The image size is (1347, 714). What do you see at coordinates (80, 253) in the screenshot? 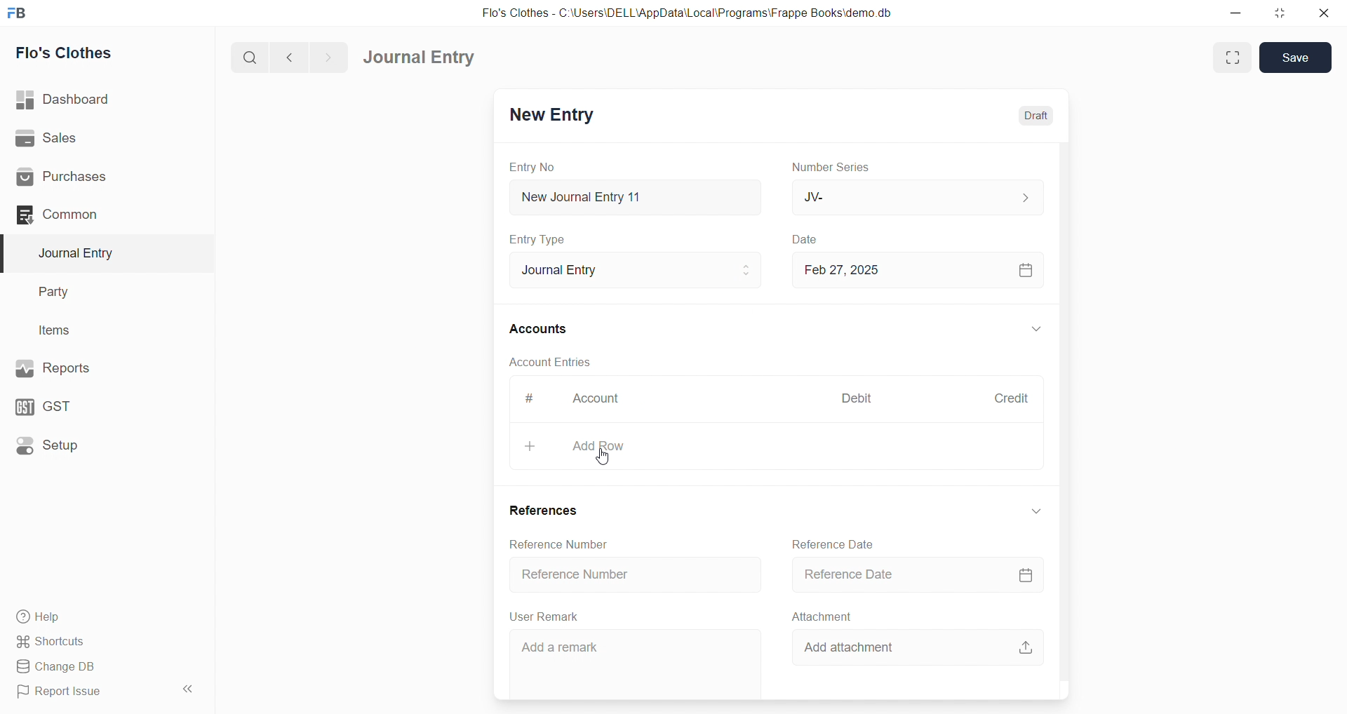
I see `Journal Entry` at bounding box center [80, 253].